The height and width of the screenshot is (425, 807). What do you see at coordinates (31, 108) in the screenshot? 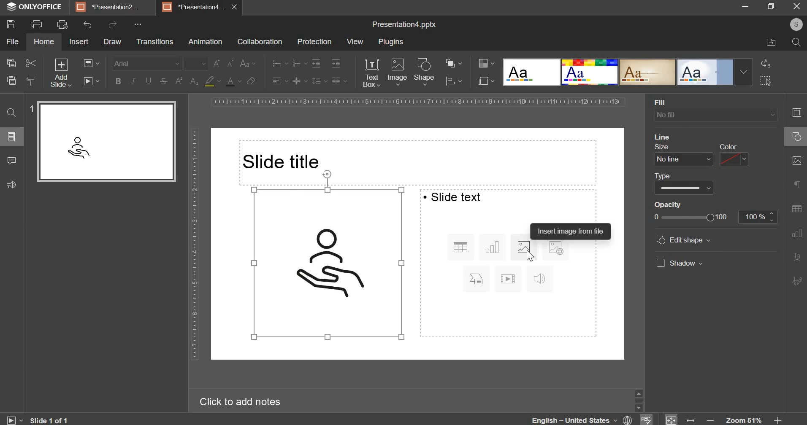
I see `slide number` at bounding box center [31, 108].